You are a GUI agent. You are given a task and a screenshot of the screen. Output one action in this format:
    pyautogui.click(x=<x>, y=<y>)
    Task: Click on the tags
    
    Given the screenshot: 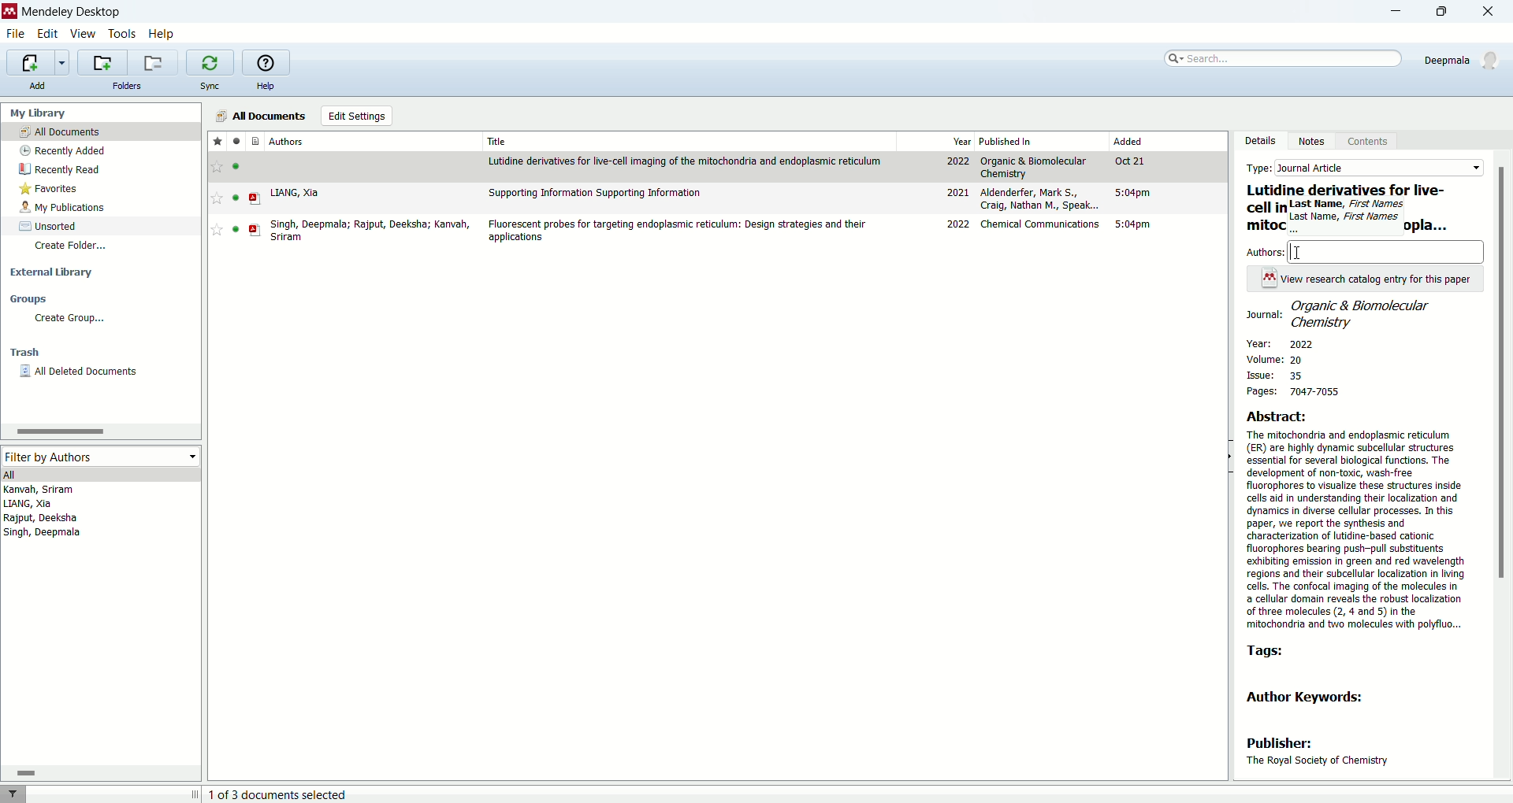 What is the action you would take?
    pyautogui.click(x=1266, y=652)
    